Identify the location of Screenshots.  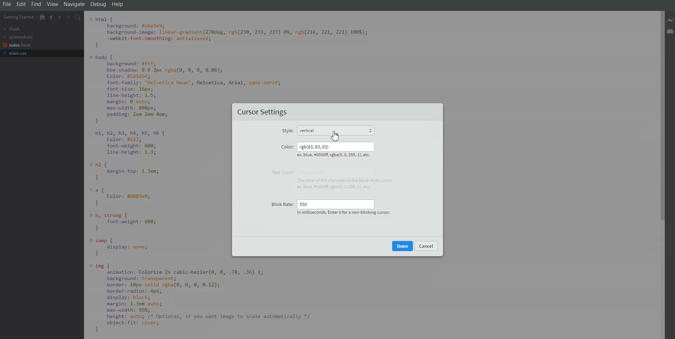
(18, 37).